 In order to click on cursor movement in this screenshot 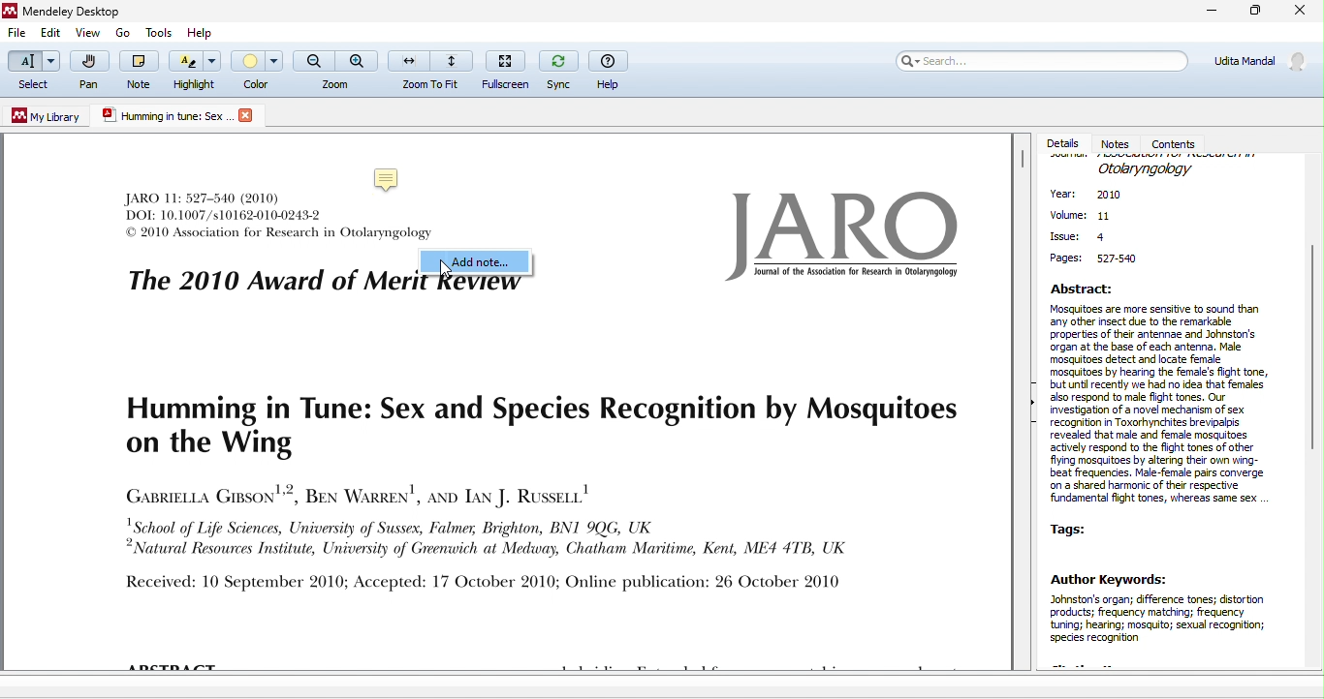, I will do `click(452, 271)`.